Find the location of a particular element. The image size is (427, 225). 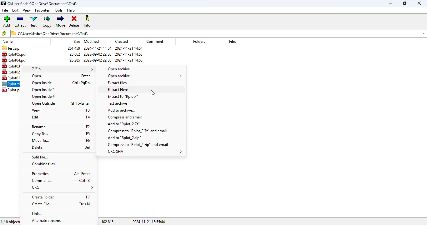

size is located at coordinates (73, 54).